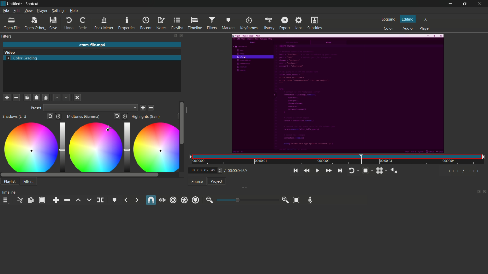  I want to click on create or edit marker, so click(115, 200).